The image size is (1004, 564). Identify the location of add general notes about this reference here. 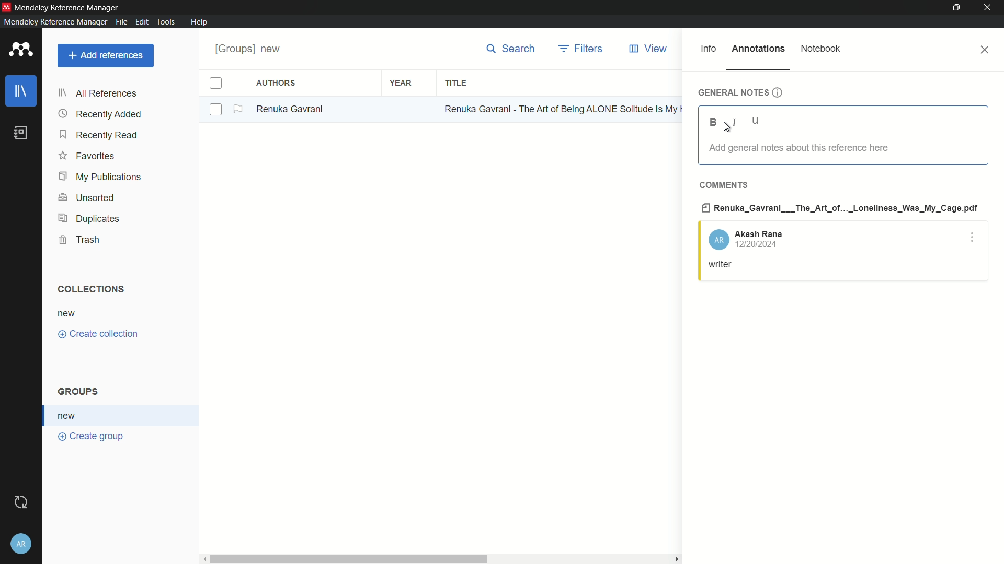
(797, 148).